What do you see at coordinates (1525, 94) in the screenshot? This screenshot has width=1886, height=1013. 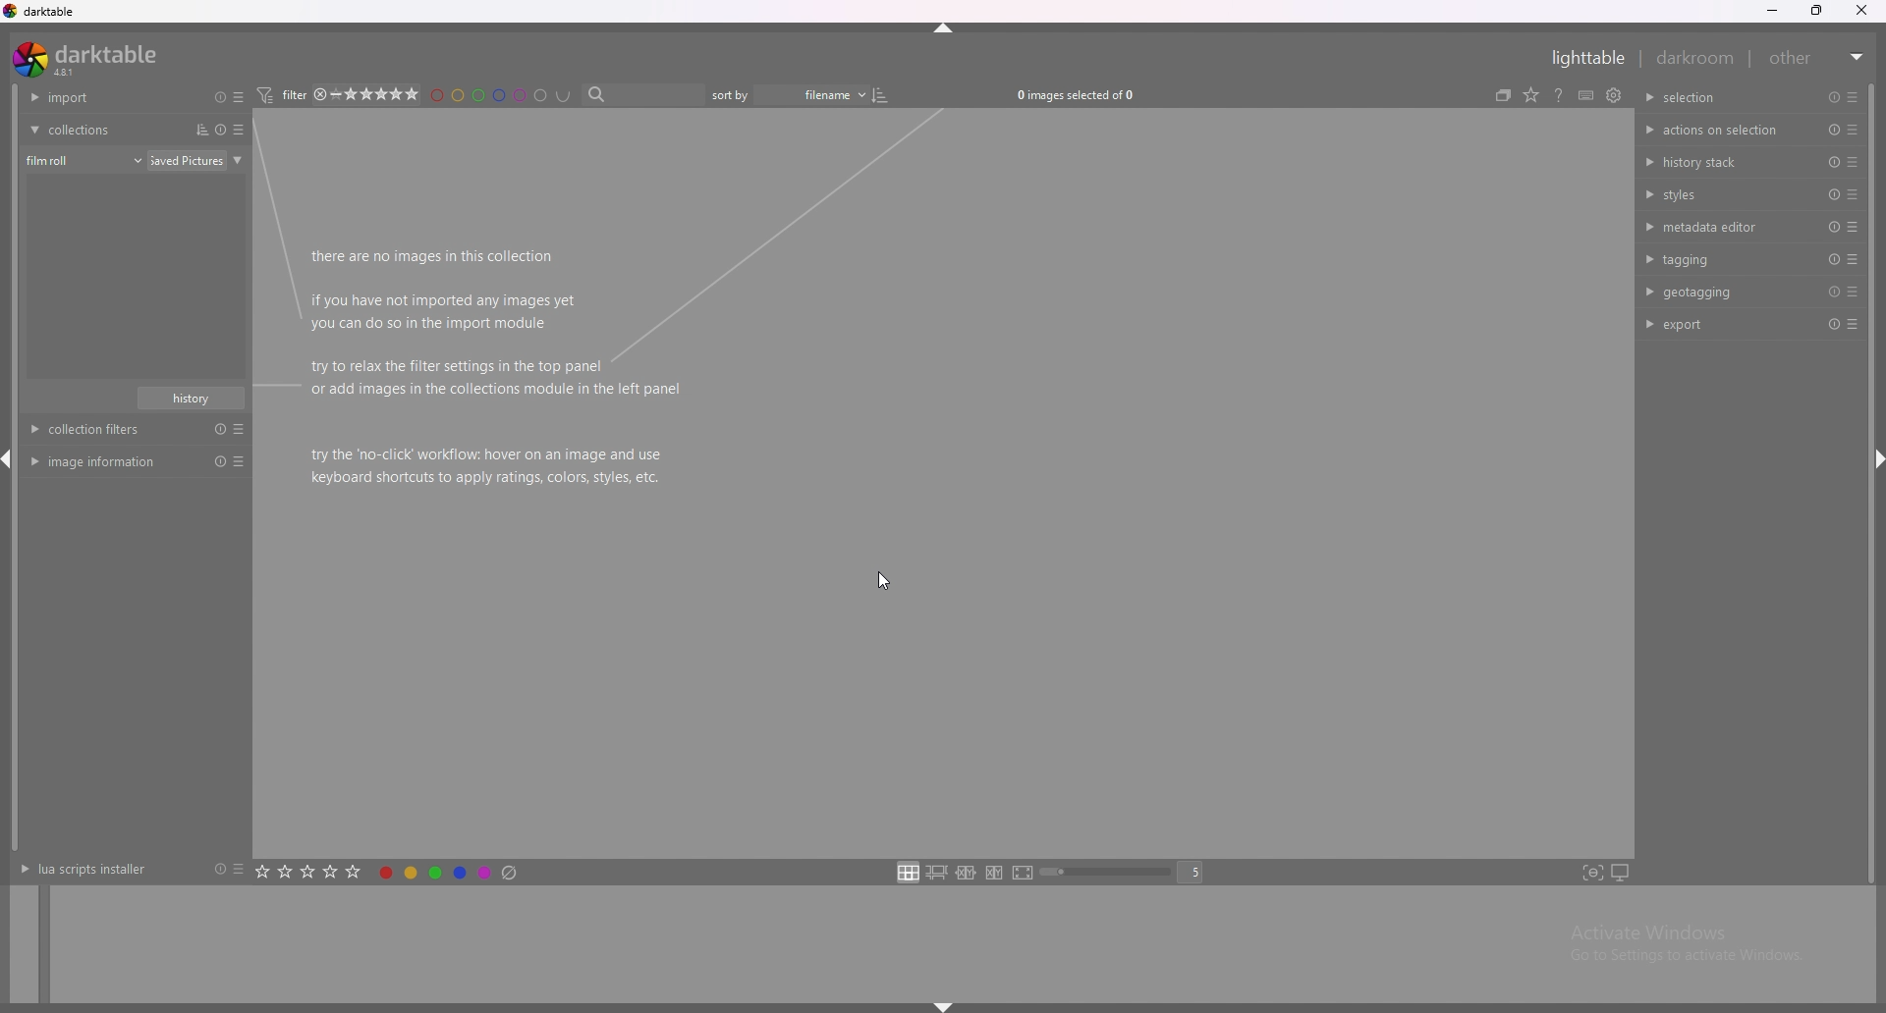 I see `collapse grouped images` at bounding box center [1525, 94].